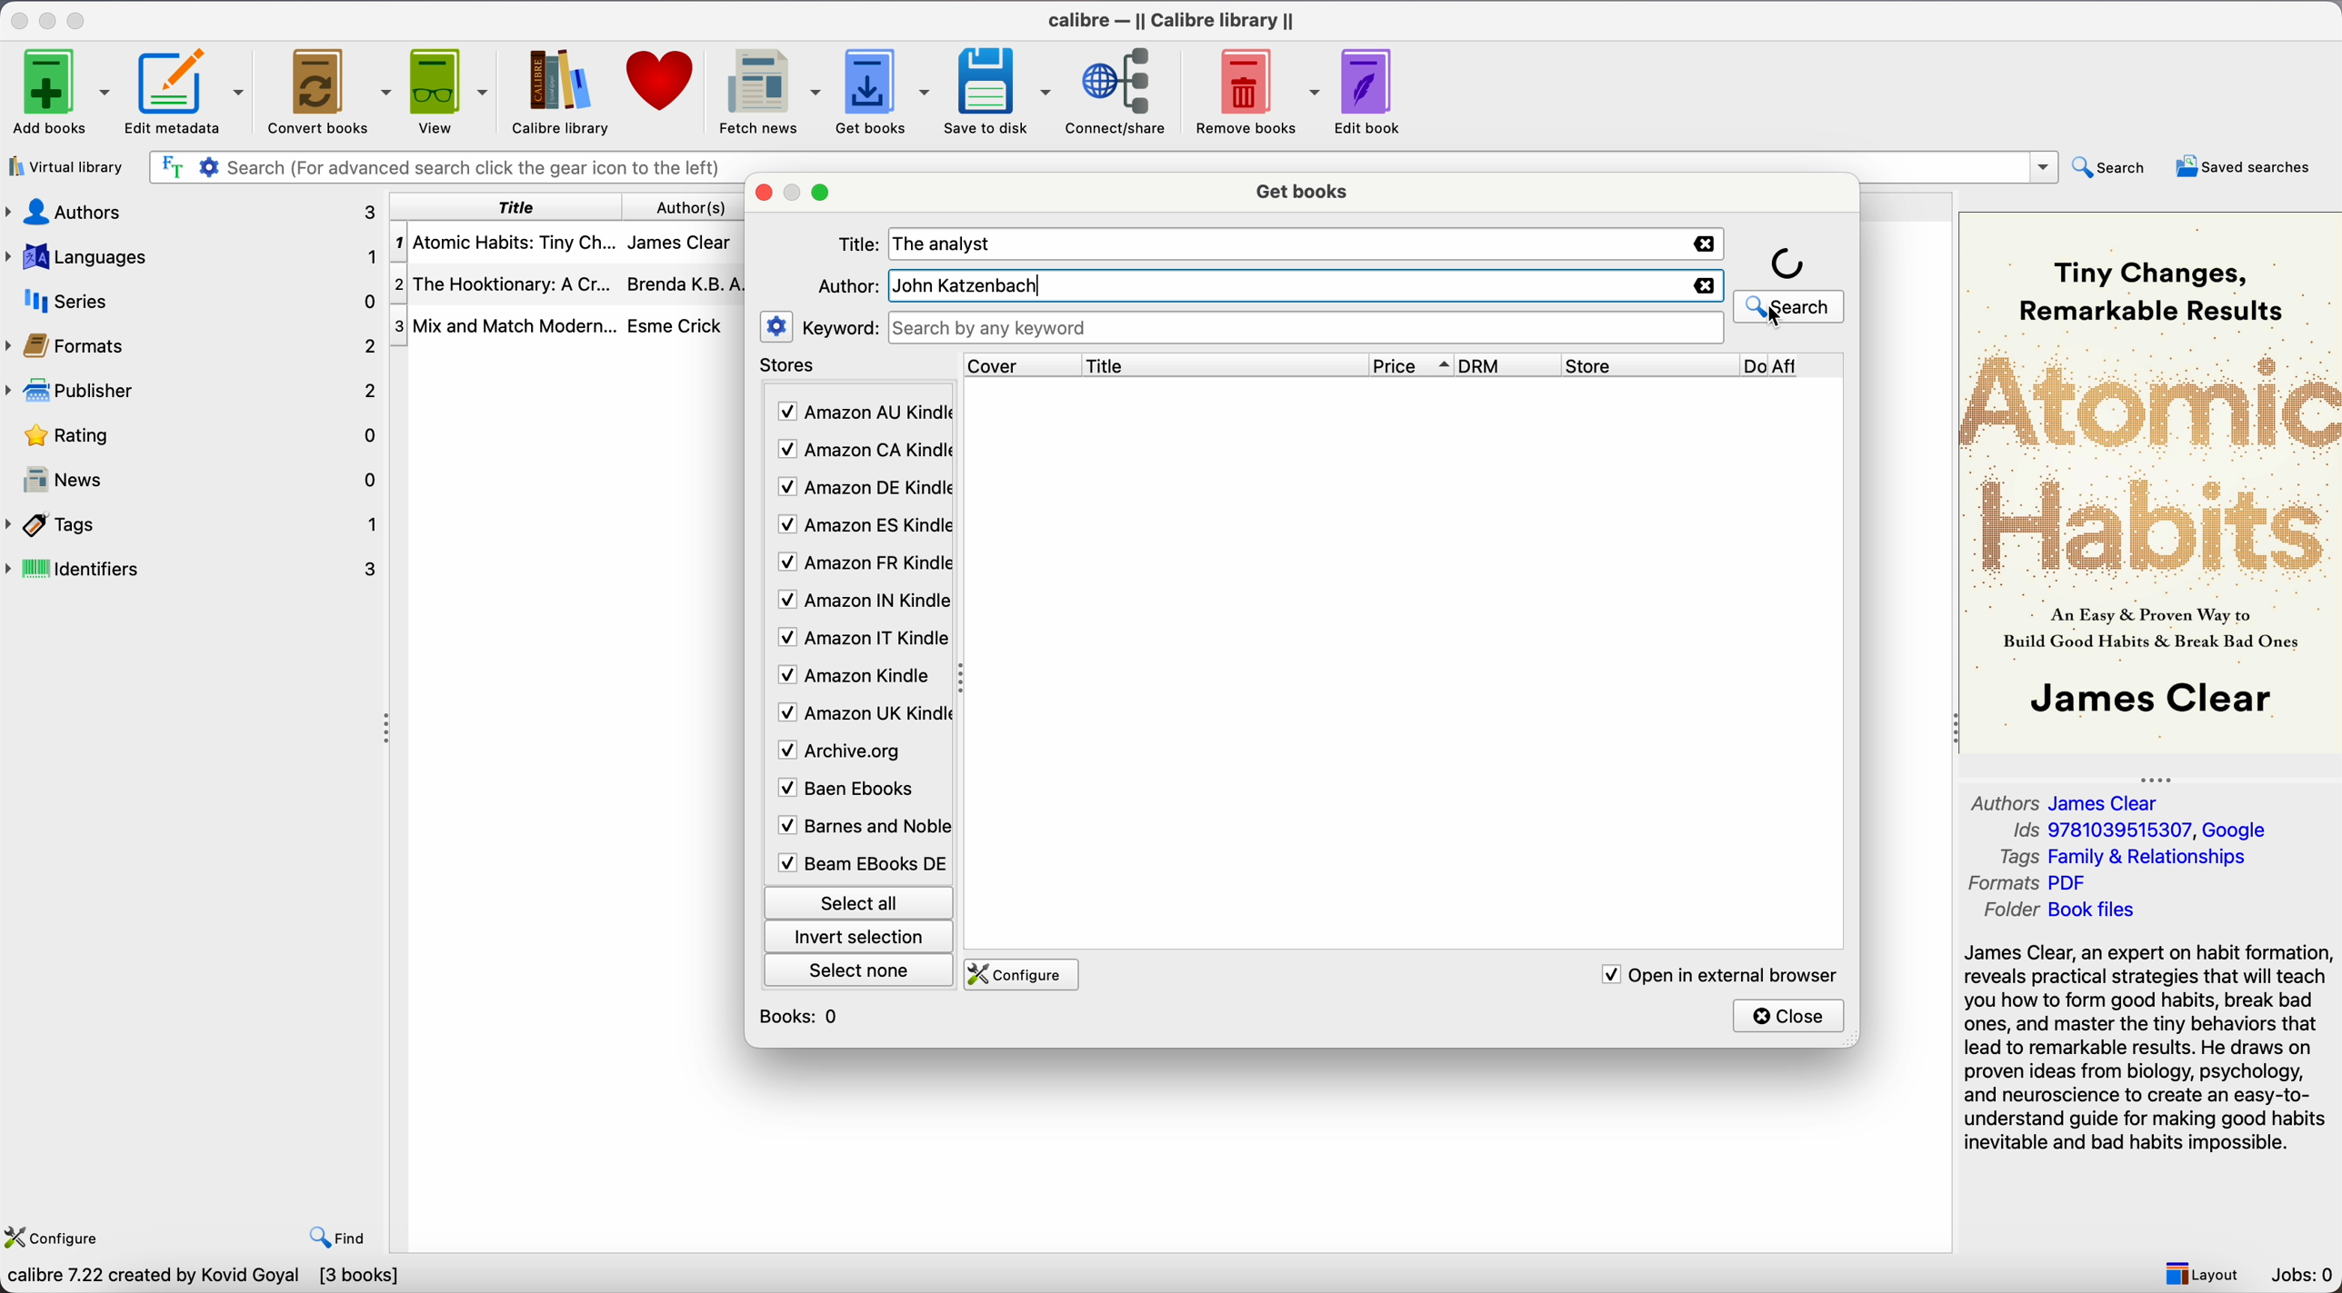 The width and height of the screenshot is (2342, 1293). I want to click on keyword, so click(842, 329).